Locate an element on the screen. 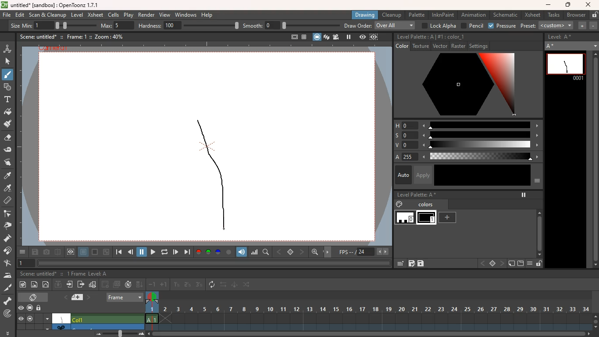 Image resolution: width=599 pixels, height=337 pixels. paint is located at coordinates (398, 204).